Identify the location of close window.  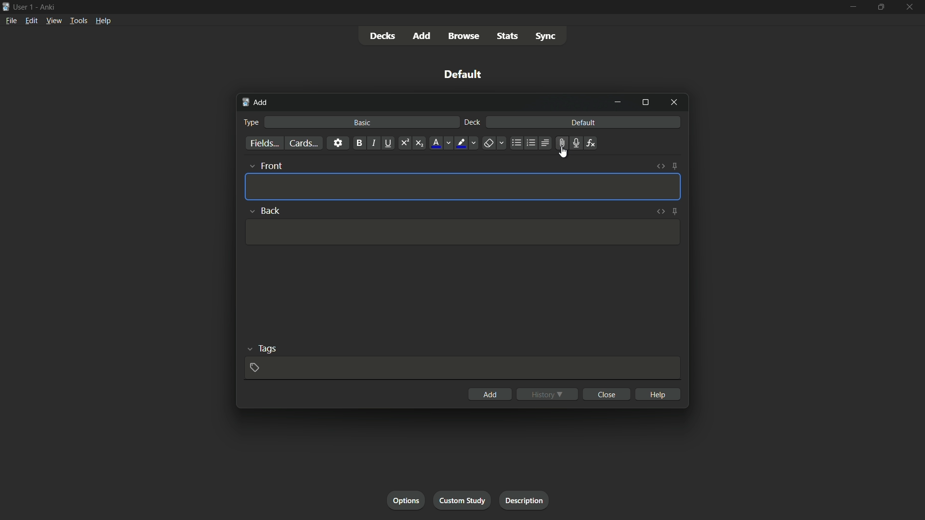
(674, 103).